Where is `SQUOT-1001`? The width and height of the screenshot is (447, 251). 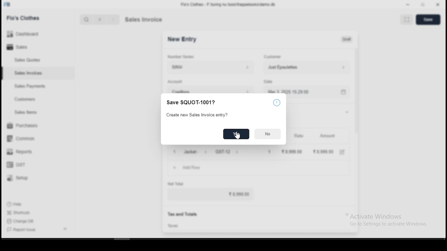
SQUOT-1001 is located at coordinates (189, 38).